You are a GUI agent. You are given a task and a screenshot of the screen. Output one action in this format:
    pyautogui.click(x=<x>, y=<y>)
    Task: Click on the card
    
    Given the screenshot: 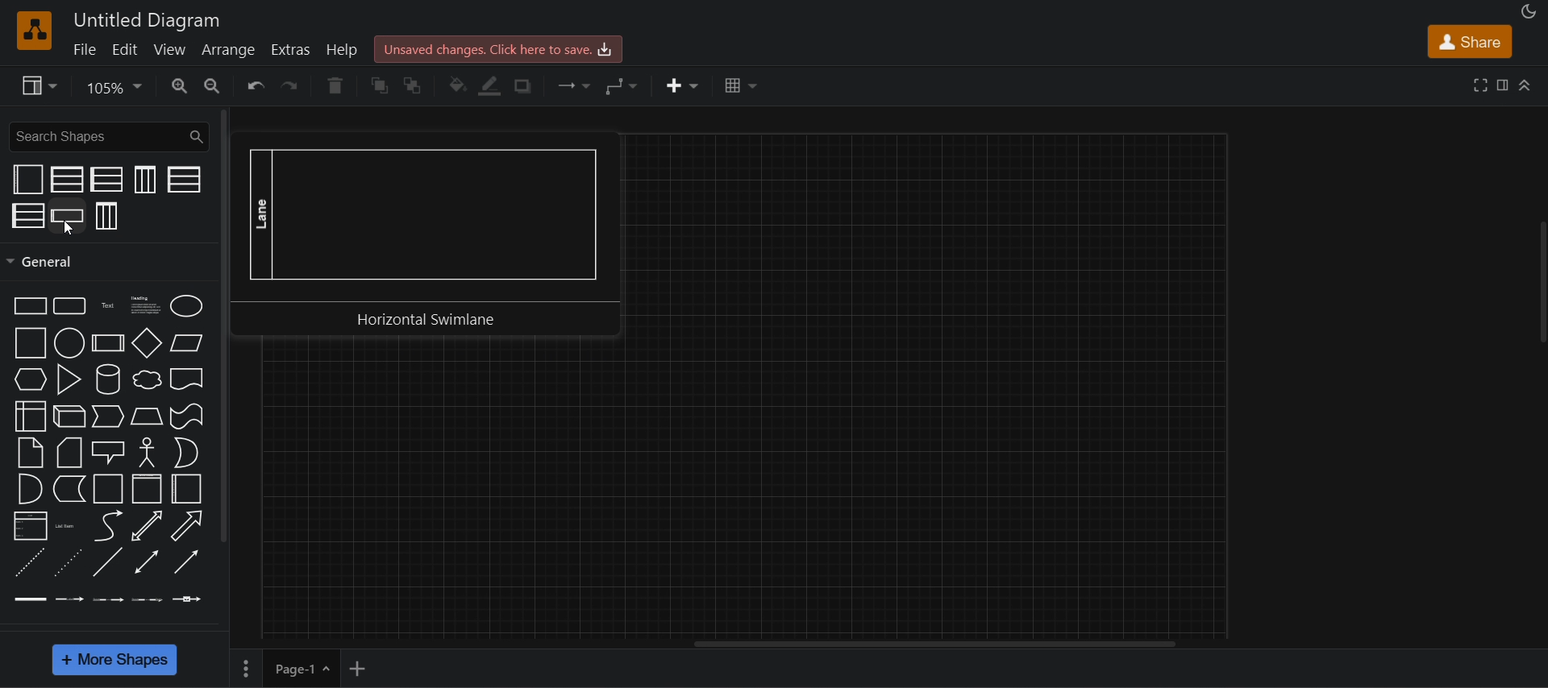 What is the action you would take?
    pyautogui.click(x=69, y=452)
    